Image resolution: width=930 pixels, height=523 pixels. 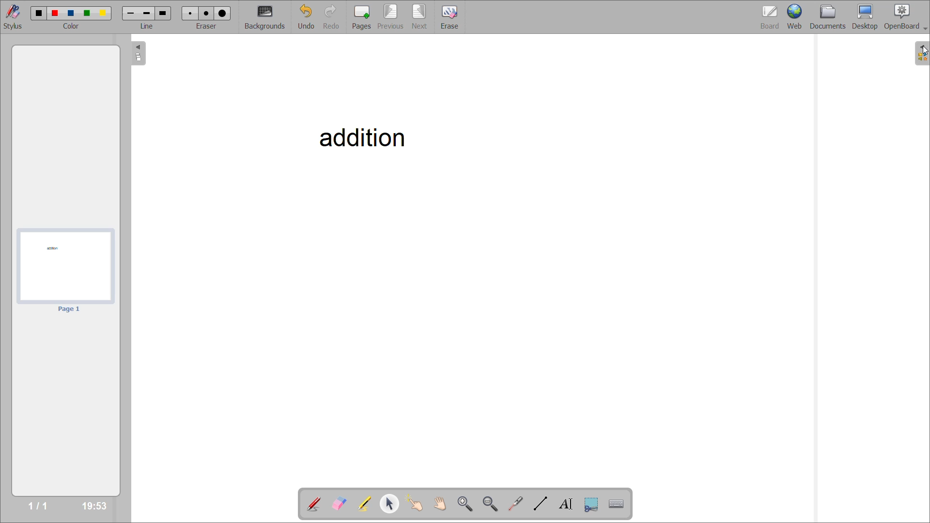 What do you see at coordinates (797, 15) in the screenshot?
I see `web` at bounding box center [797, 15].